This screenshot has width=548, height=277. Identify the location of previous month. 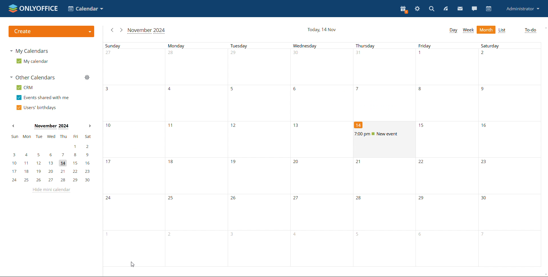
(112, 30).